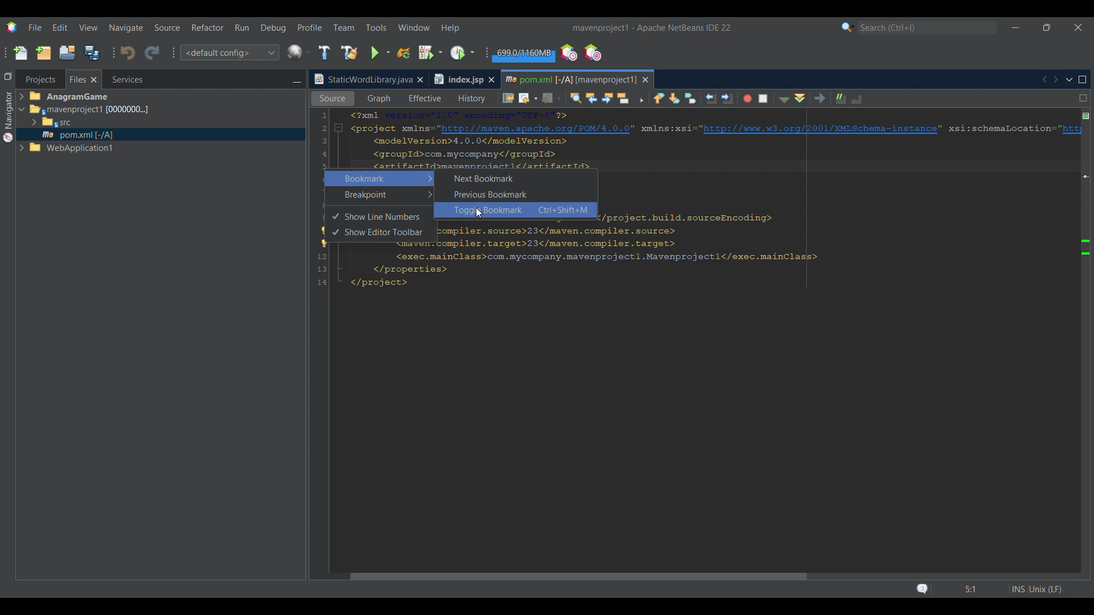  Describe the element at coordinates (362, 80) in the screenshot. I see `Current tab highlighted` at that location.